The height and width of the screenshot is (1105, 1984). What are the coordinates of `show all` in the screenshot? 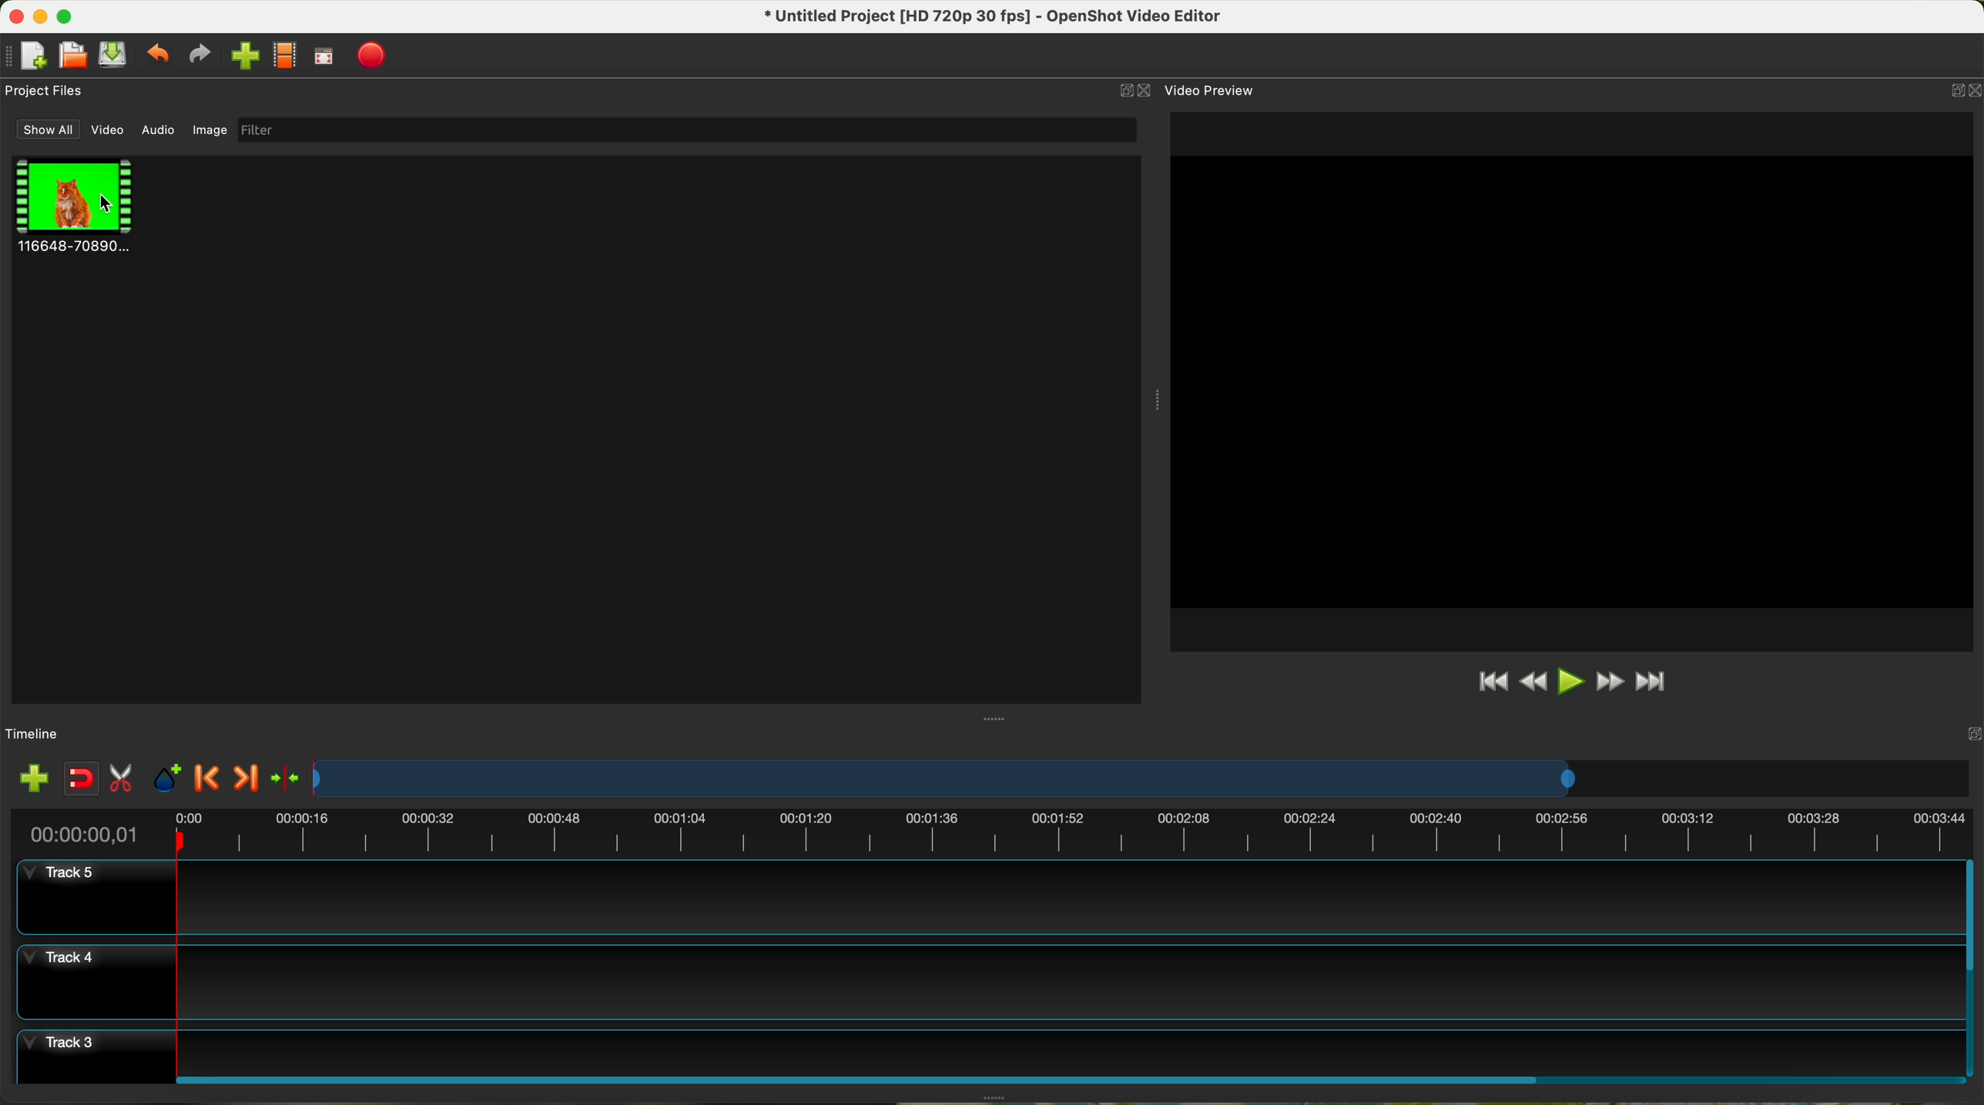 It's located at (45, 129).